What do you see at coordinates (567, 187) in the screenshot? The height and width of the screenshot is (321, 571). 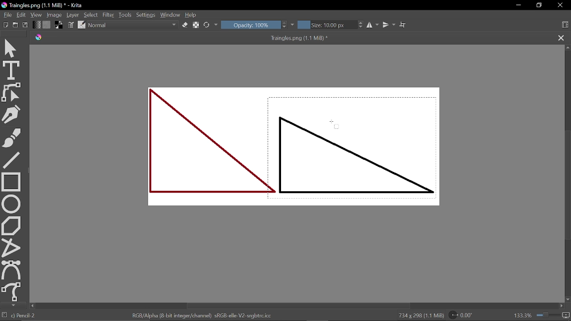 I see `Vertical scrollbar` at bounding box center [567, 187].